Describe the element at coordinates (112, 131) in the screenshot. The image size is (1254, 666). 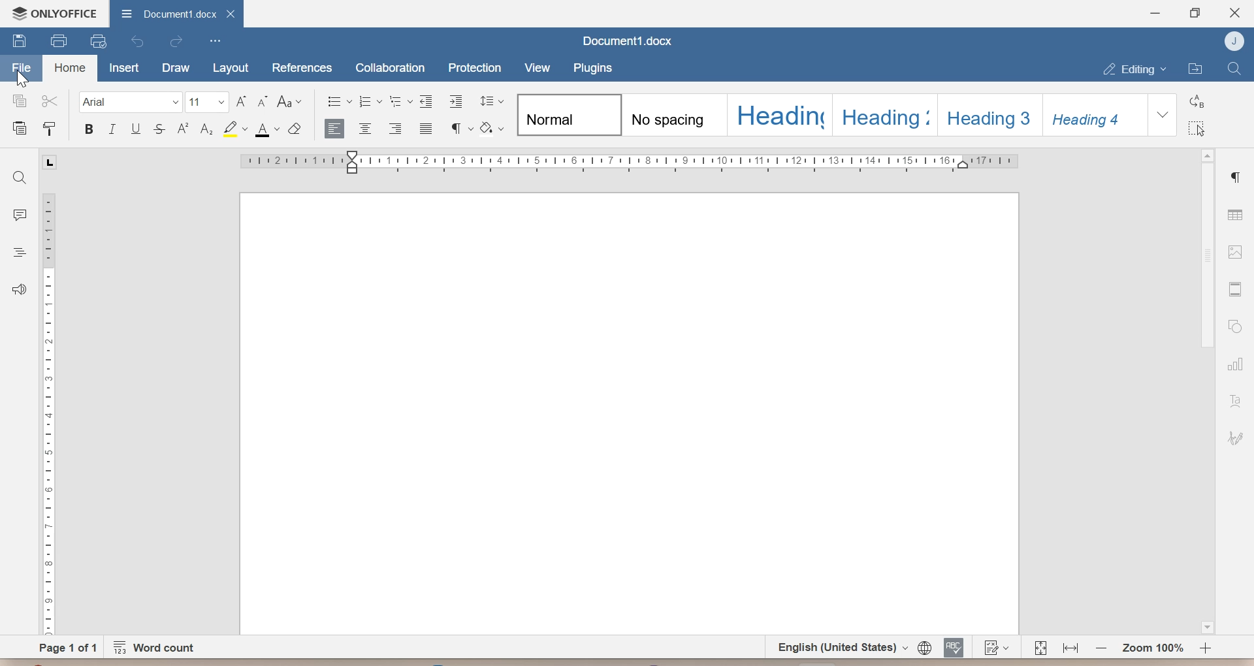
I see `Itallic` at that location.